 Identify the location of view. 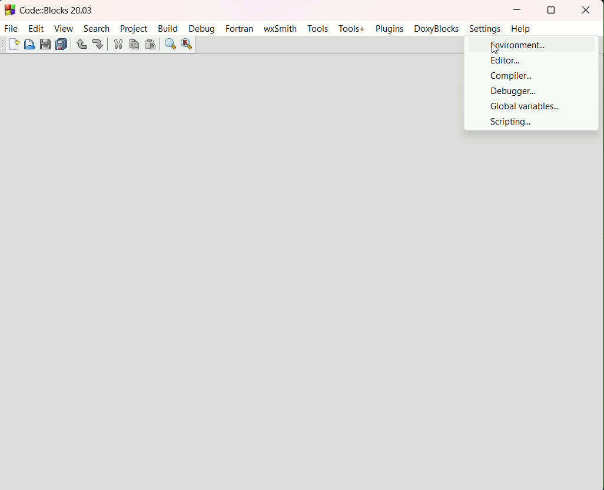
(64, 29).